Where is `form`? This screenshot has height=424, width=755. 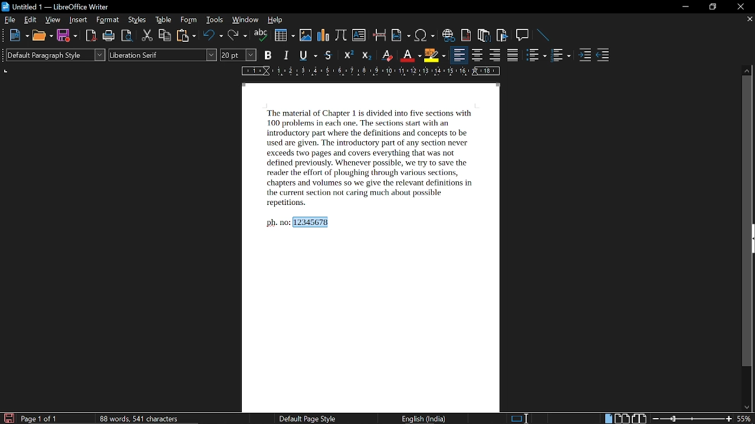 form is located at coordinates (190, 21).